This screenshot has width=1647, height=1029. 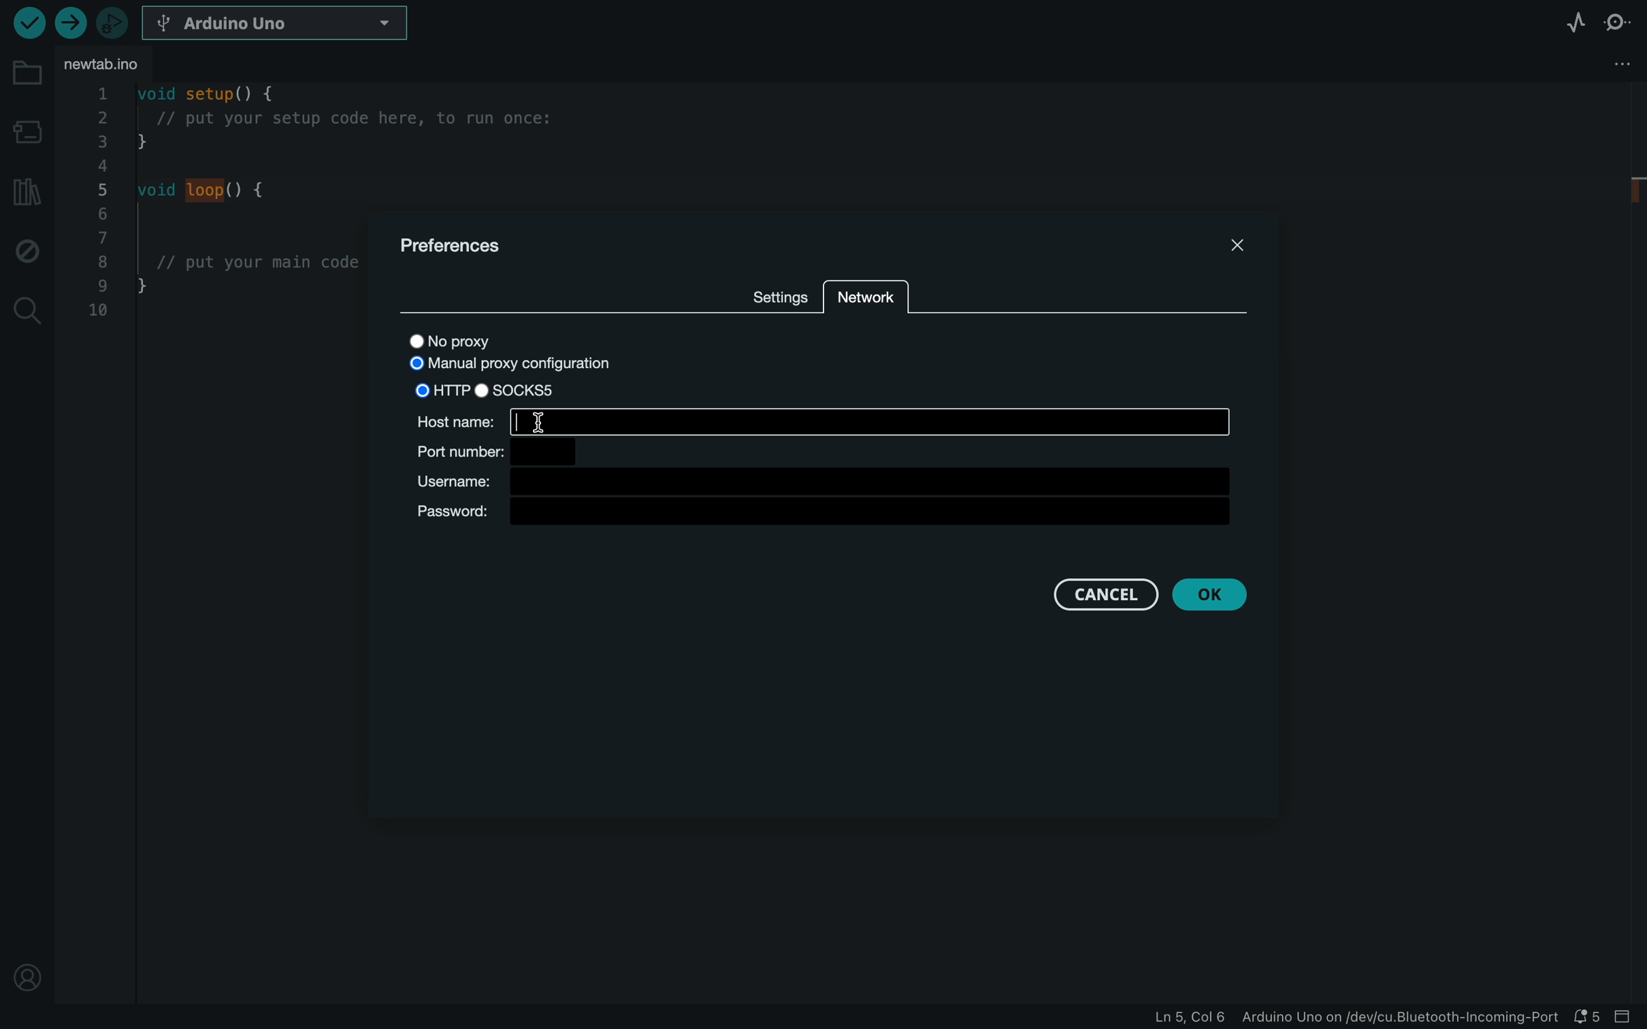 What do you see at coordinates (277, 24) in the screenshot?
I see `board selecter` at bounding box center [277, 24].